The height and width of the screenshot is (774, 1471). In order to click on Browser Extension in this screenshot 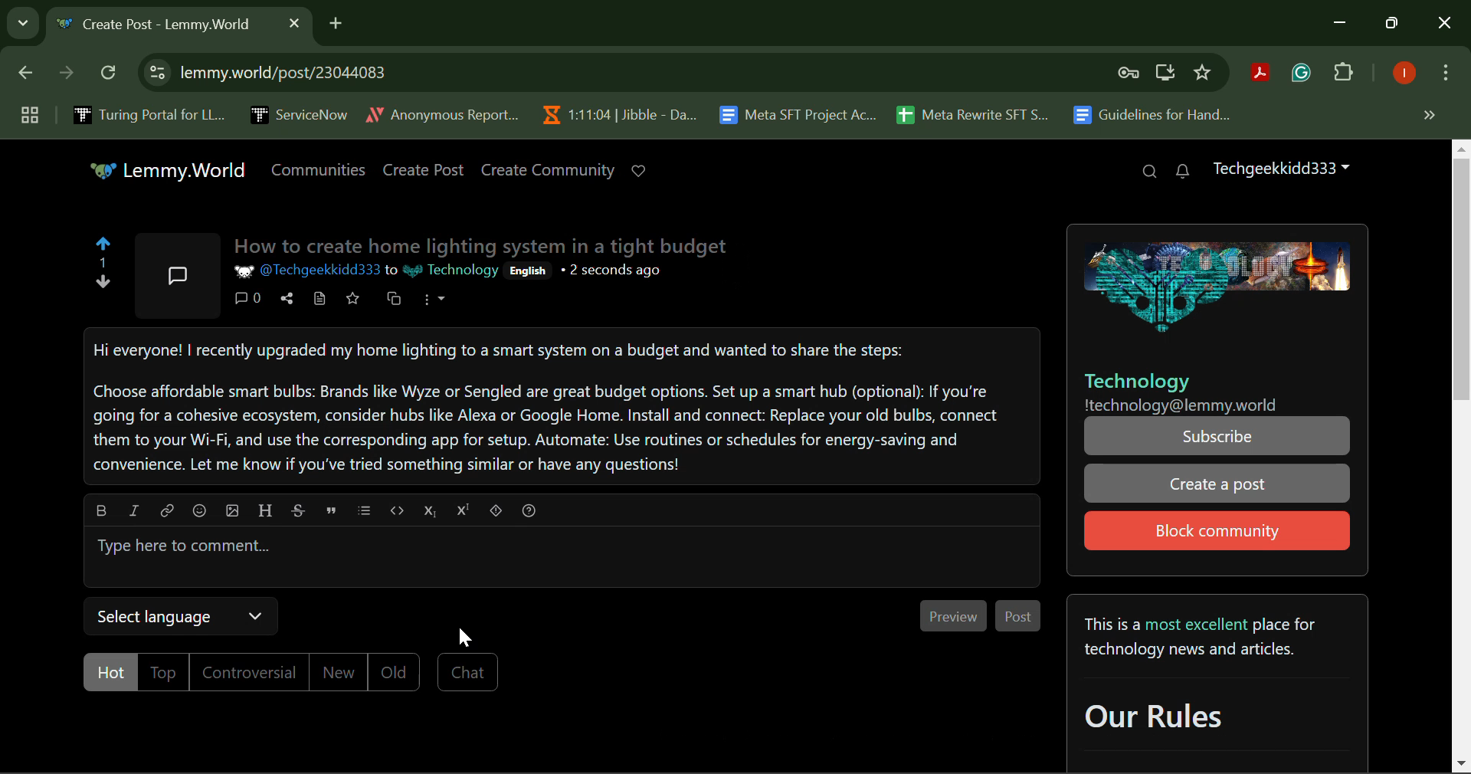, I will do `click(1264, 74)`.